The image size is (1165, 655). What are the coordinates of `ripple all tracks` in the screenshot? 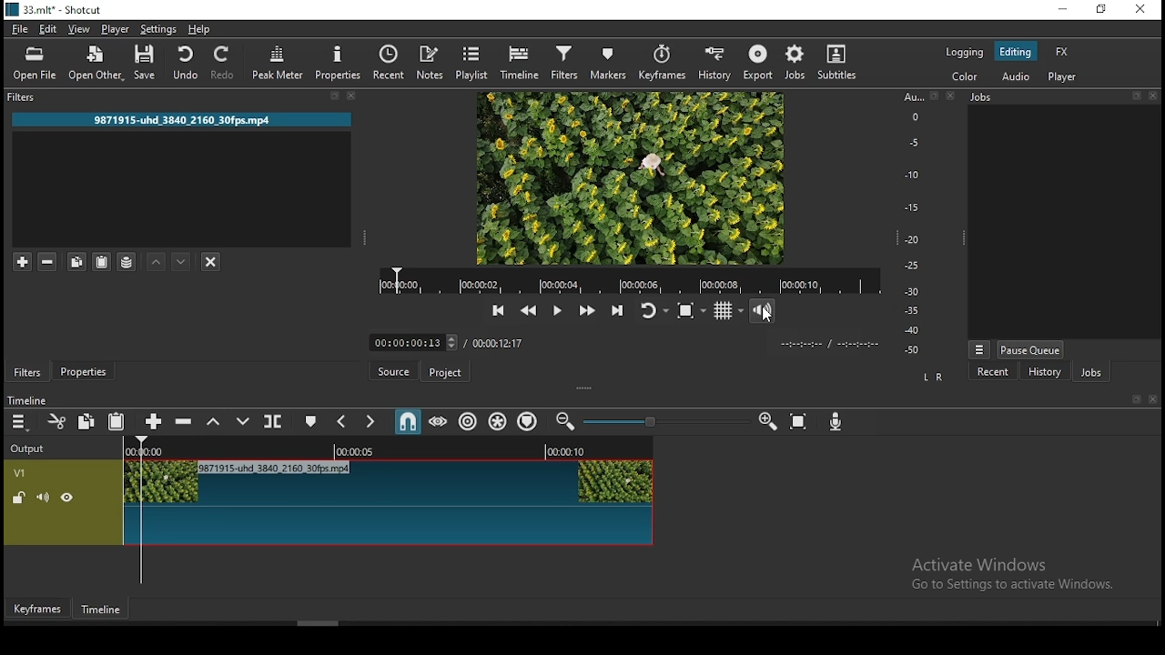 It's located at (497, 421).